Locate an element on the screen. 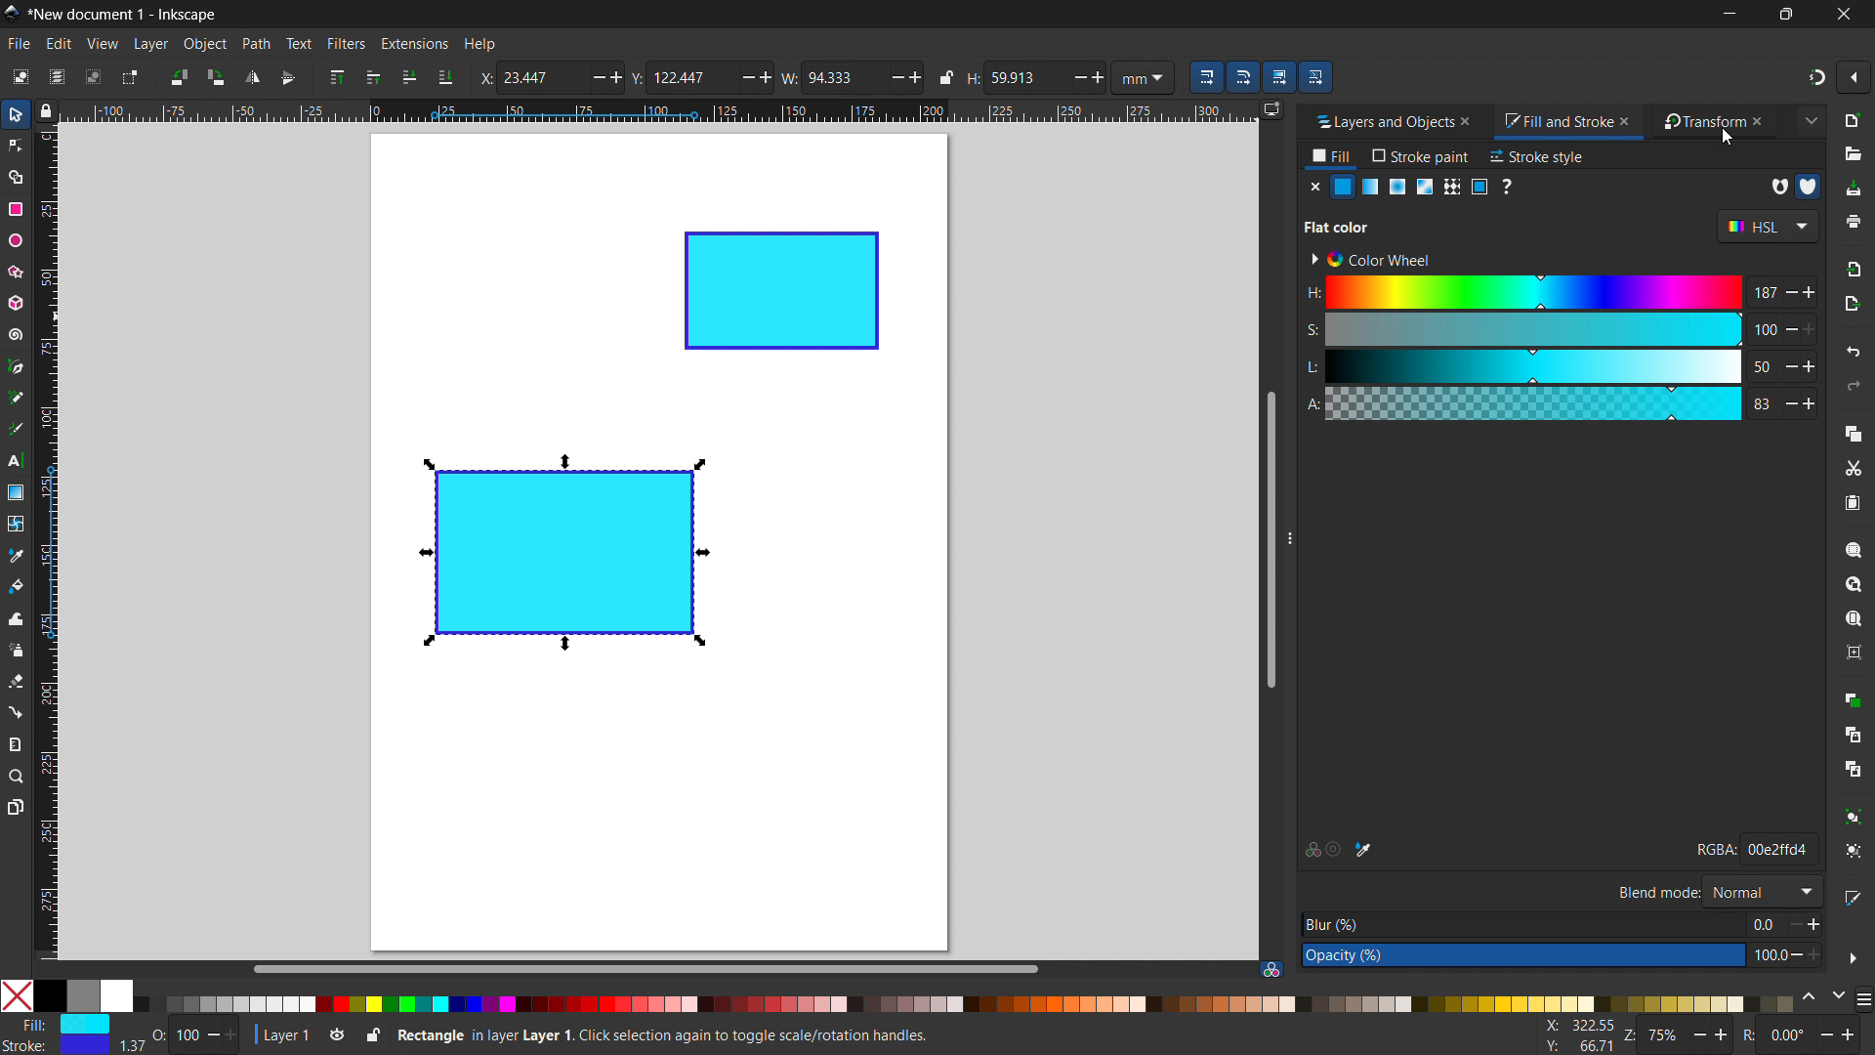 This screenshot has width=1875, height=1055. open fill and stroke is located at coordinates (1854, 897).